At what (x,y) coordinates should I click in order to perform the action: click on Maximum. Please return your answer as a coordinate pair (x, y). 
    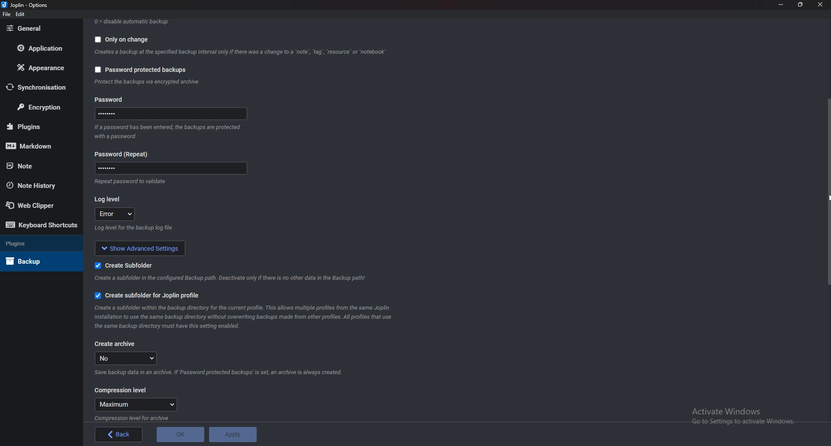
    Looking at the image, I should click on (138, 405).